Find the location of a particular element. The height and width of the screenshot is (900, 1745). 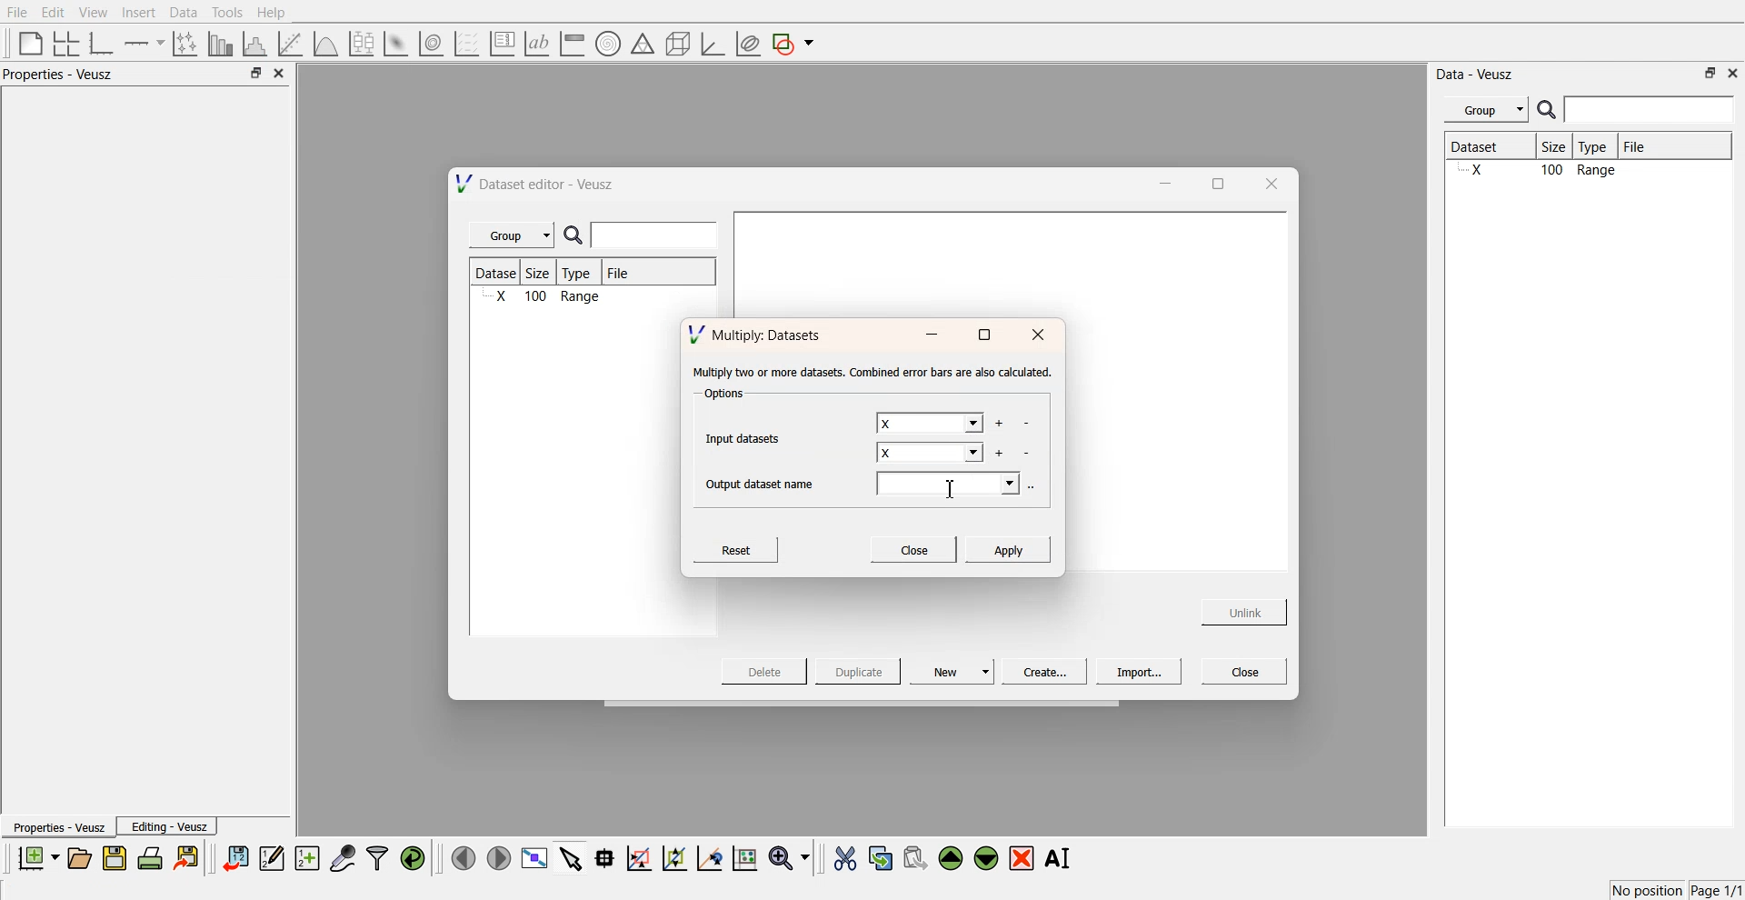

File is located at coordinates (620, 275).